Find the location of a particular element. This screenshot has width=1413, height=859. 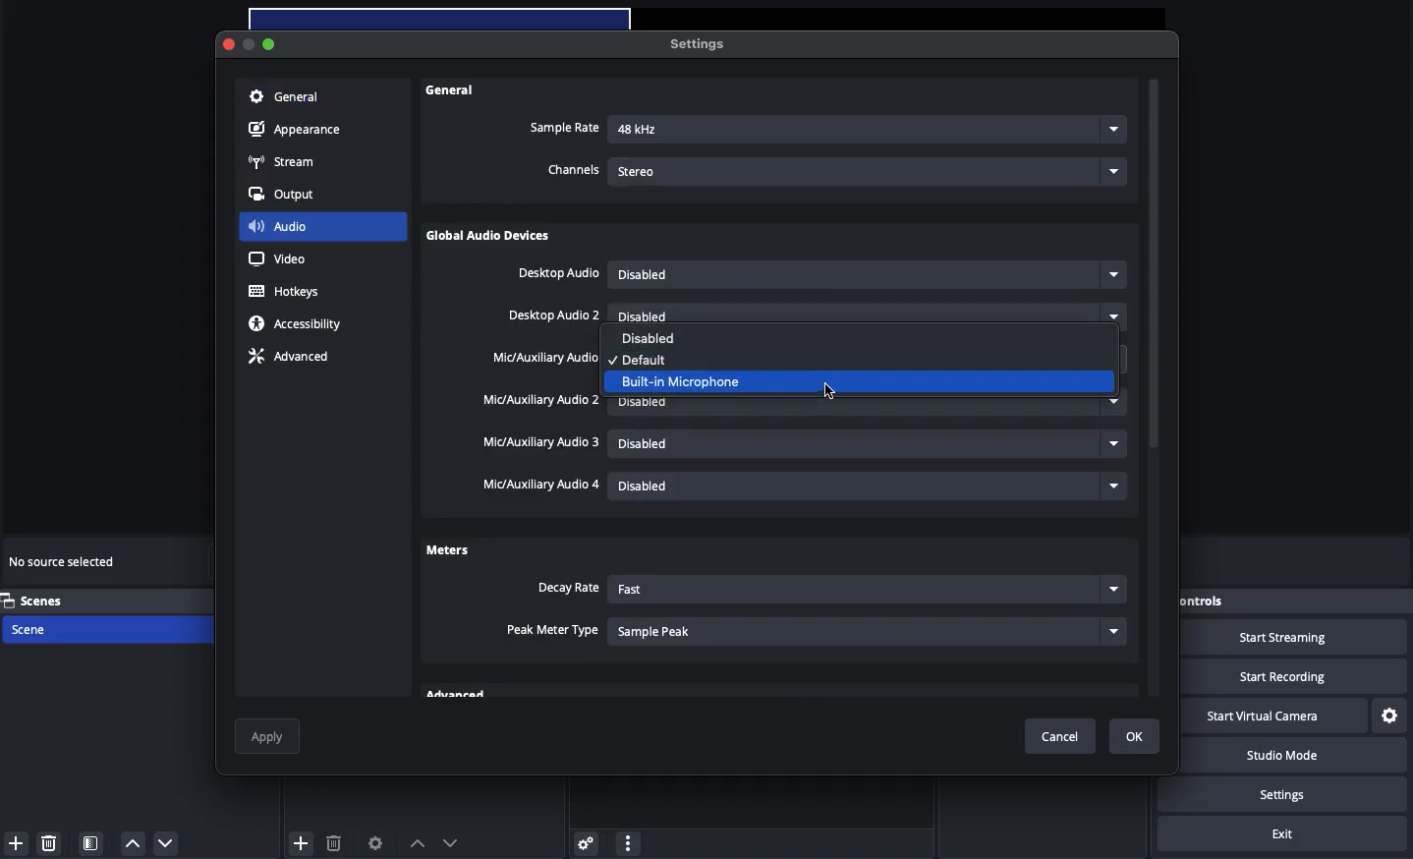

Disabled is located at coordinates (871, 316).